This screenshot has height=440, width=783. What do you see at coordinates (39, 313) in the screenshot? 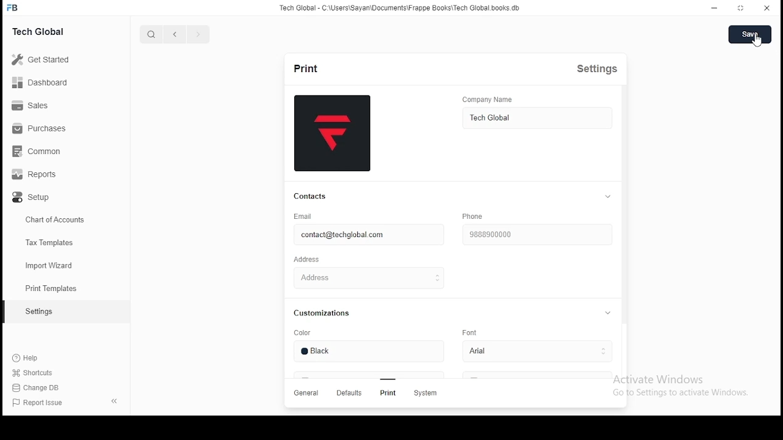
I see `Settings ` at bounding box center [39, 313].